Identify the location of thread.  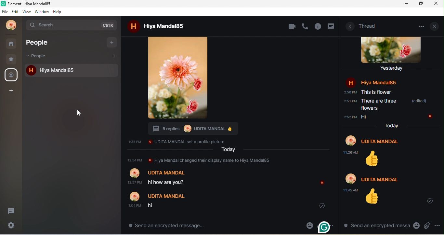
(332, 27).